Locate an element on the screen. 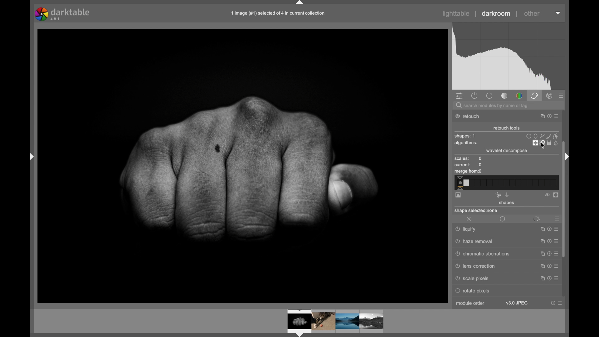 The height and width of the screenshot is (337, 599). off is located at coordinates (469, 219).